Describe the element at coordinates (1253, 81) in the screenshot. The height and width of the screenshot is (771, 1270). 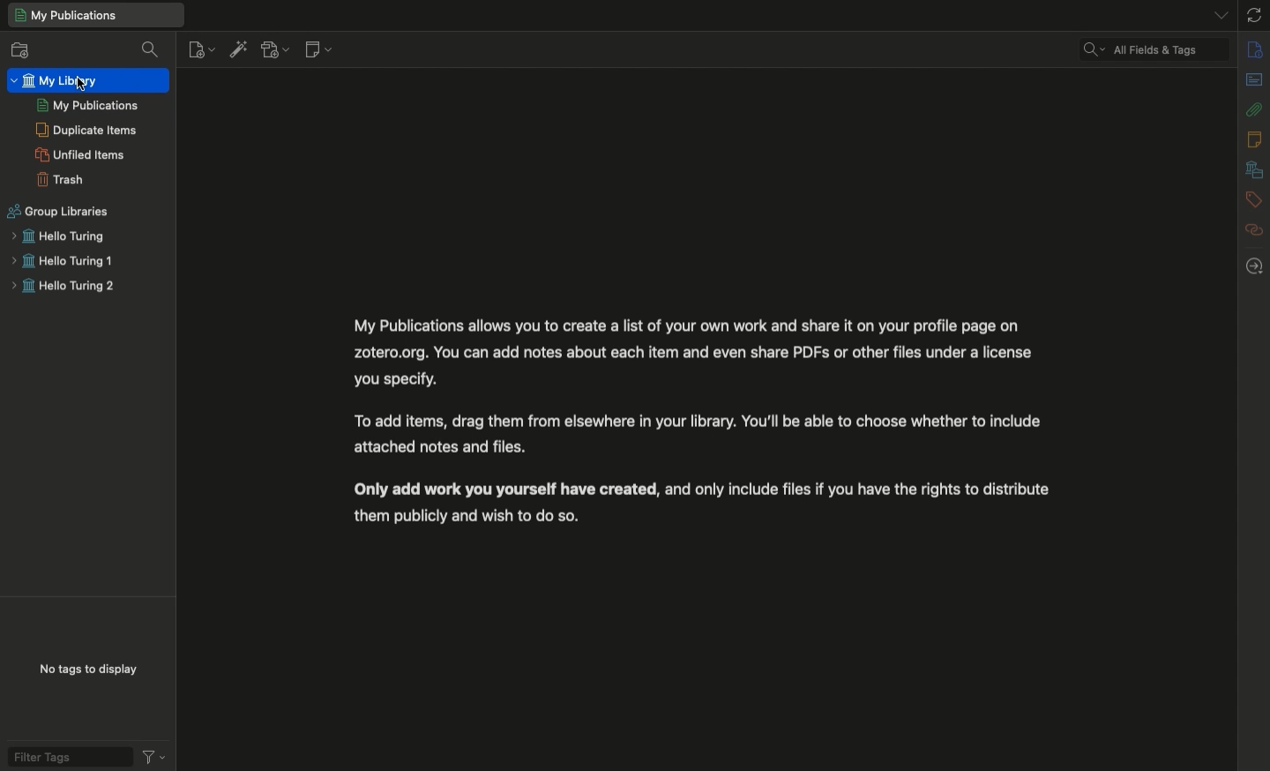
I see `Abstract` at that location.